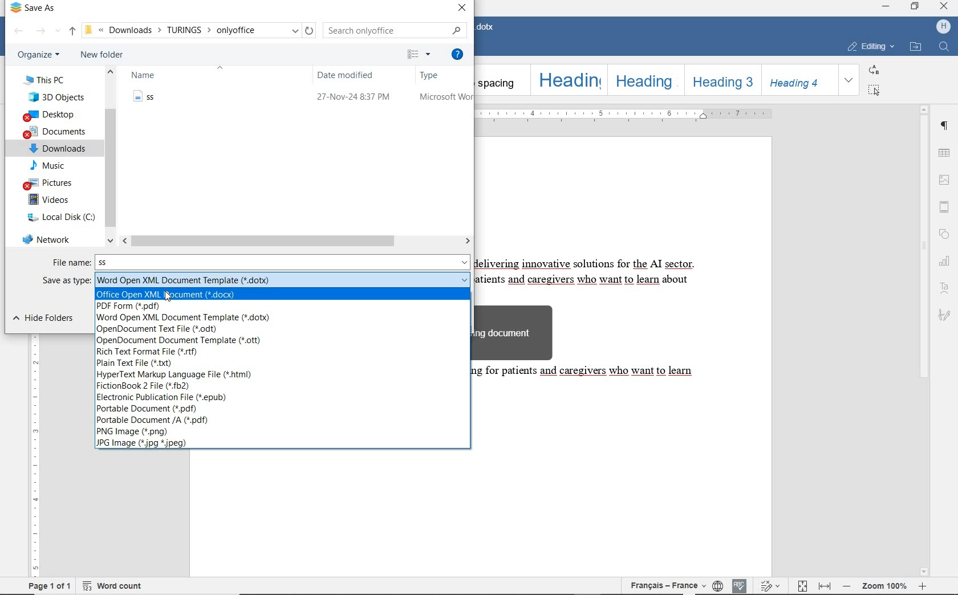  What do you see at coordinates (945, 180) in the screenshot?
I see `IMAGE` at bounding box center [945, 180].